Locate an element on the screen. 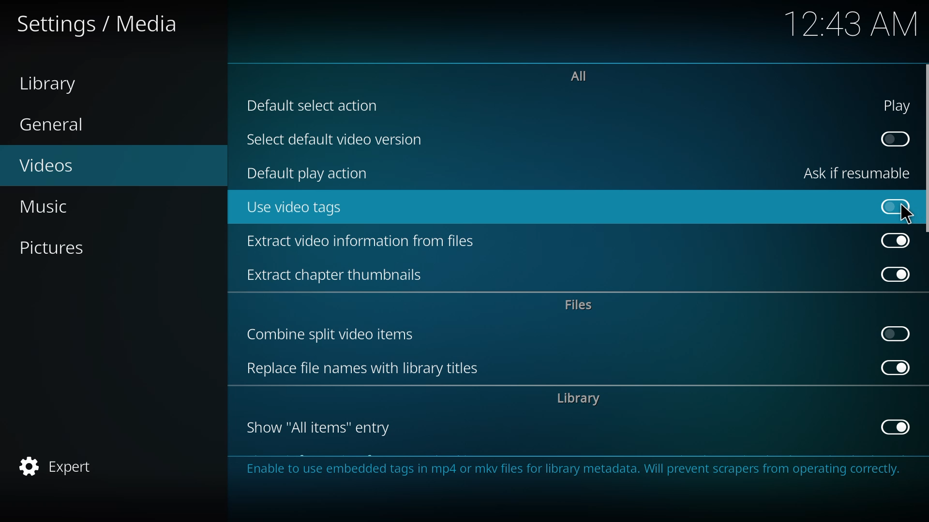 Image resolution: width=929 pixels, height=522 pixels. library is located at coordinates (54, 82).